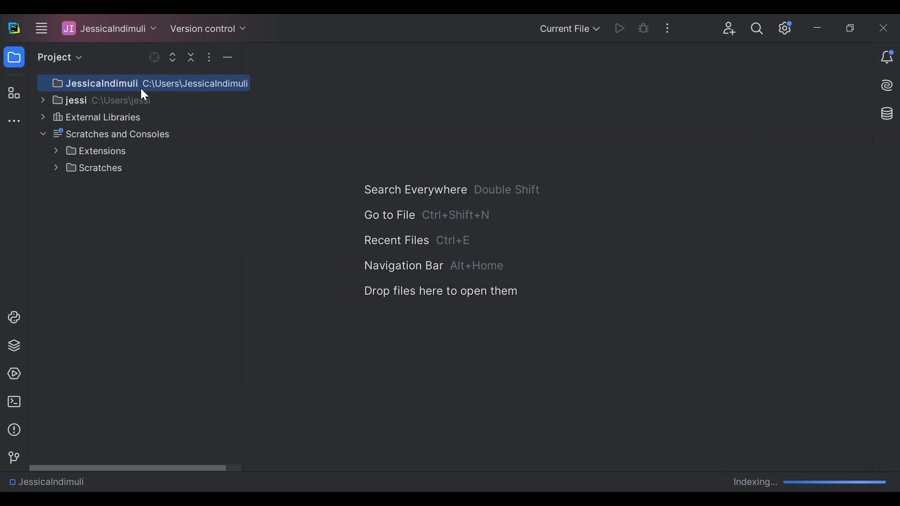 This screenshot has height=506, width=900. I want to click on Project Directory, so click(94, 99).